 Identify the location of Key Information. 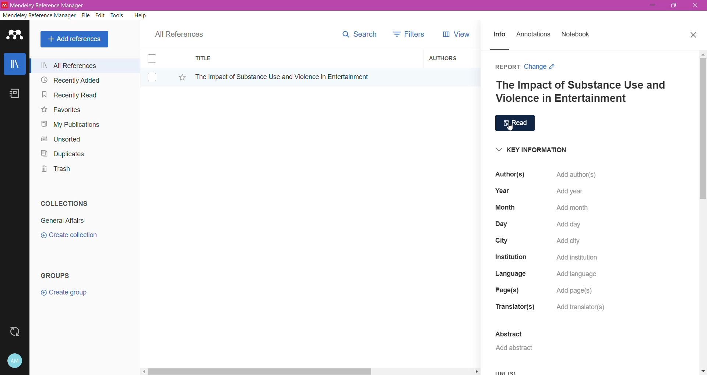
(537, 147).